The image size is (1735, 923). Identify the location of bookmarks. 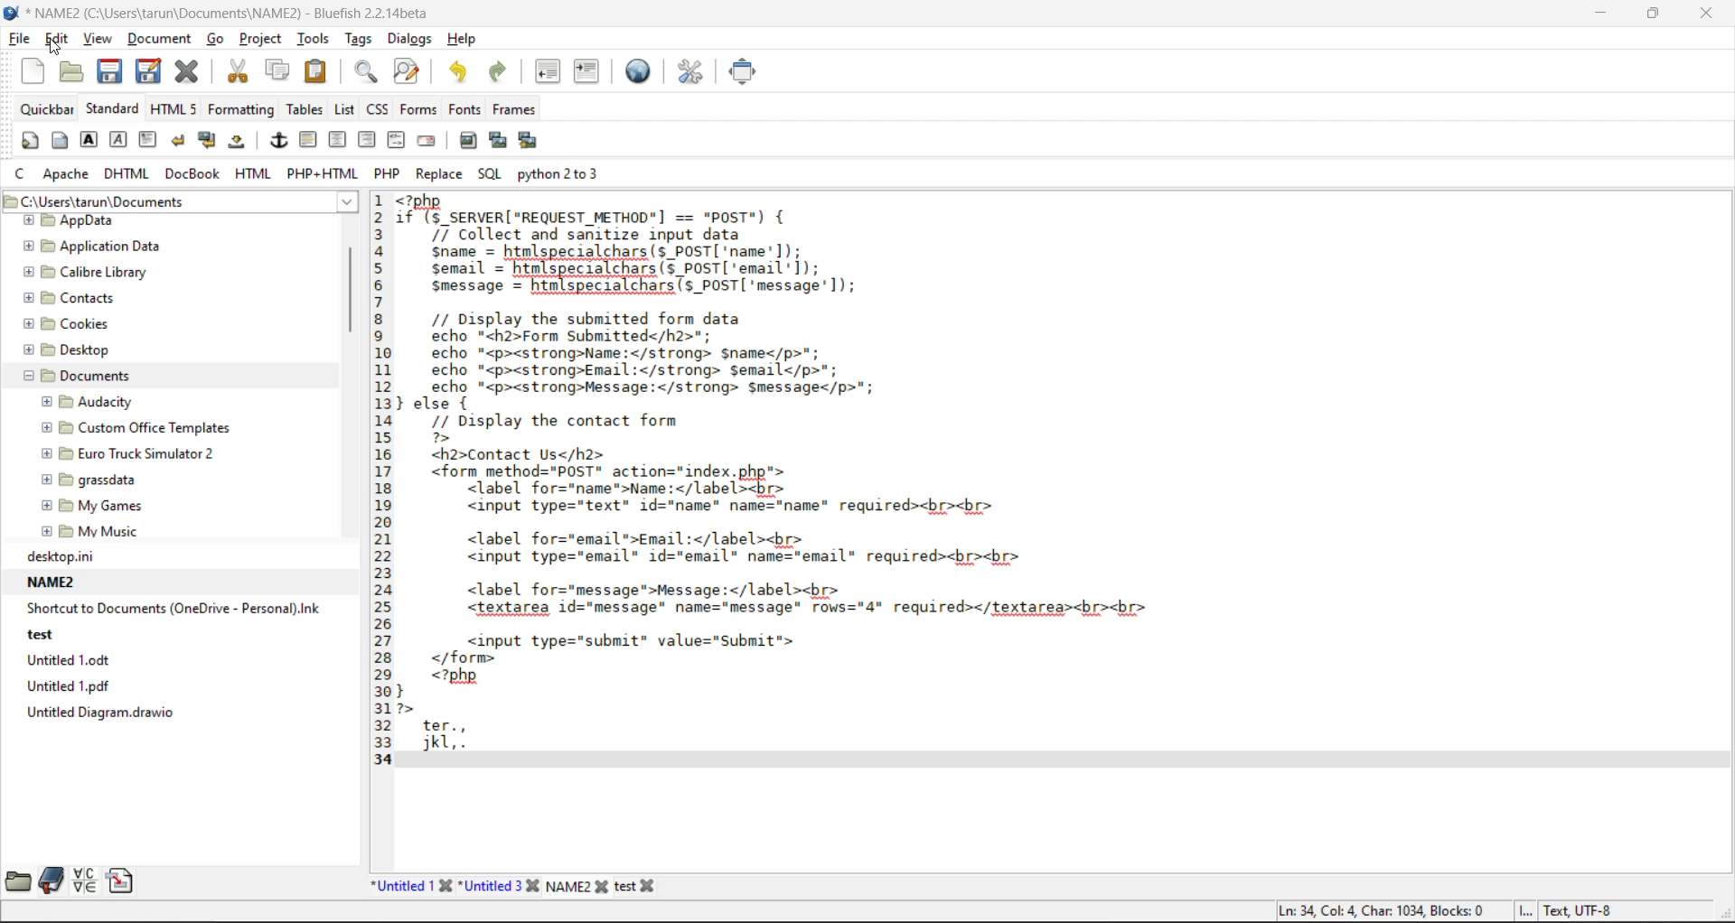
(49, 881).